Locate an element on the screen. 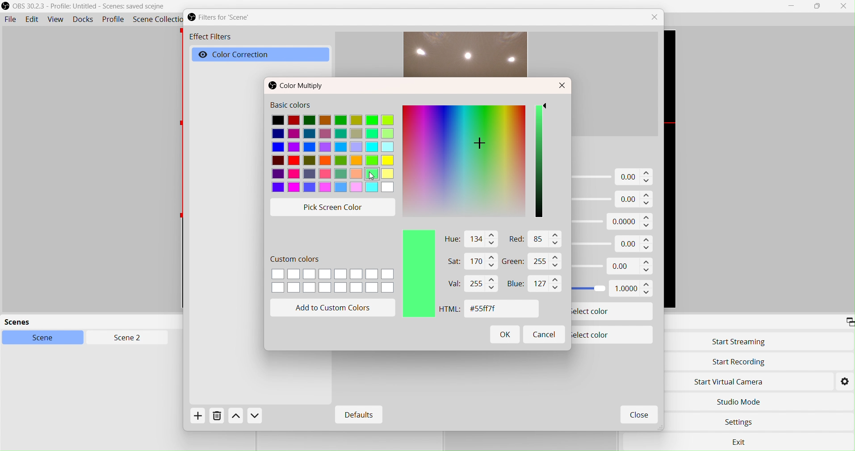 The width and height of the screenshot is (855, 451). Studio Move is located at coordinates (739, 400).